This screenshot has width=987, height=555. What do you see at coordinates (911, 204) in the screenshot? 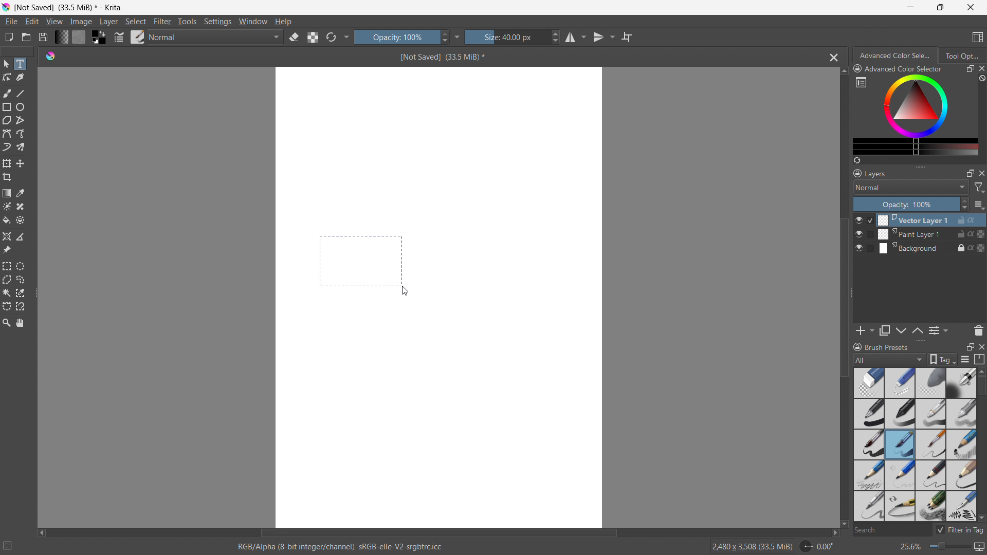
I see `opacity control` at bounding box center [911, 204].